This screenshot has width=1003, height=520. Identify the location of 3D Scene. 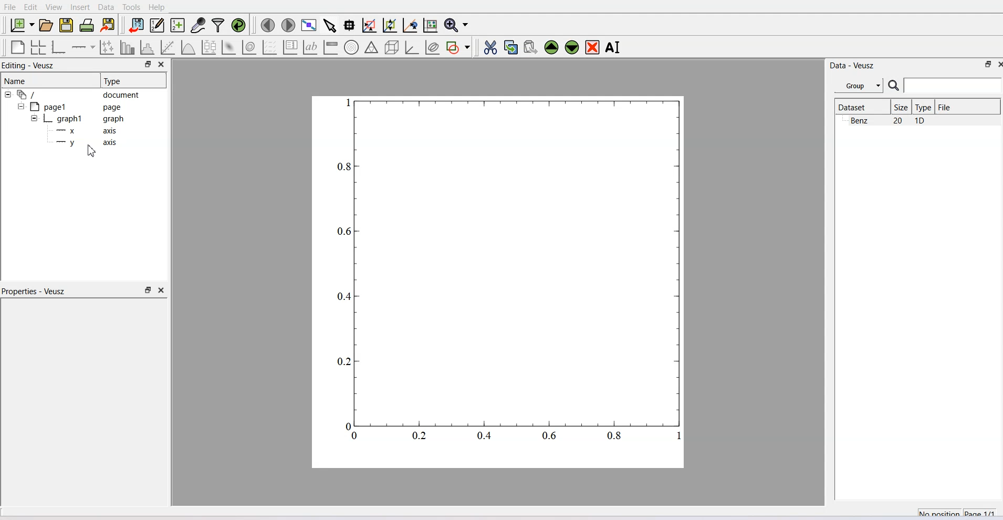
(392, 47).